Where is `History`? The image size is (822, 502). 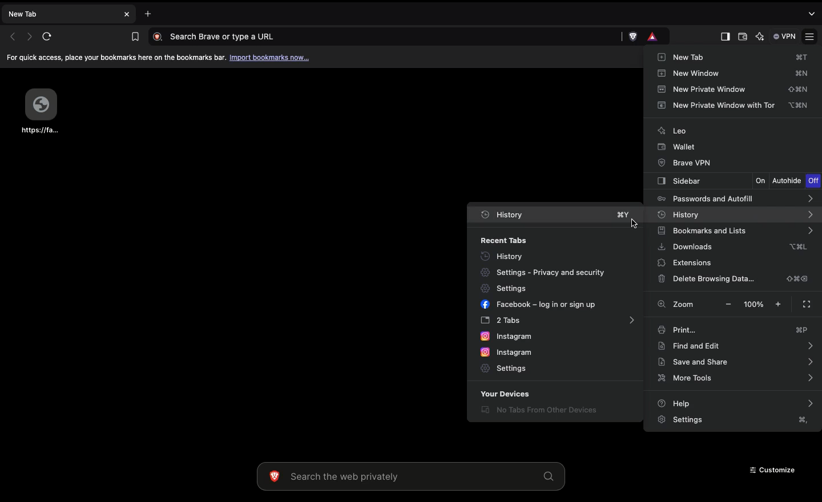 History is located at coordinates (554, 217).